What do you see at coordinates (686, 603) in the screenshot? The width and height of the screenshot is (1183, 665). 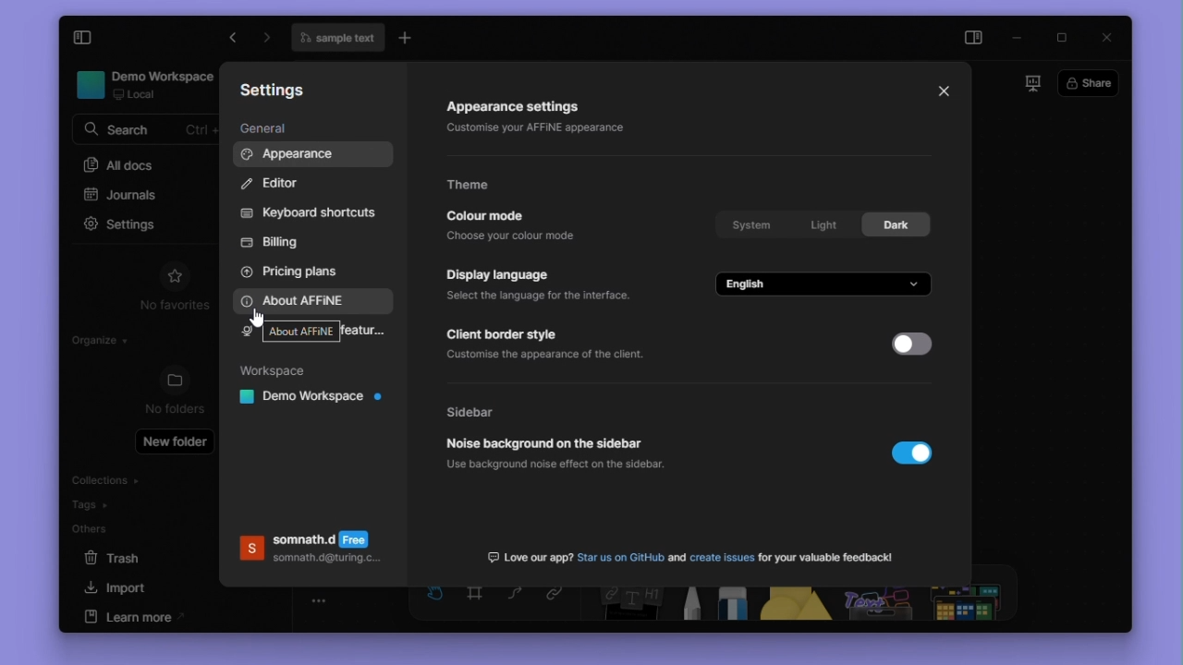 I see `Pen` at bounding box center [686, 603].